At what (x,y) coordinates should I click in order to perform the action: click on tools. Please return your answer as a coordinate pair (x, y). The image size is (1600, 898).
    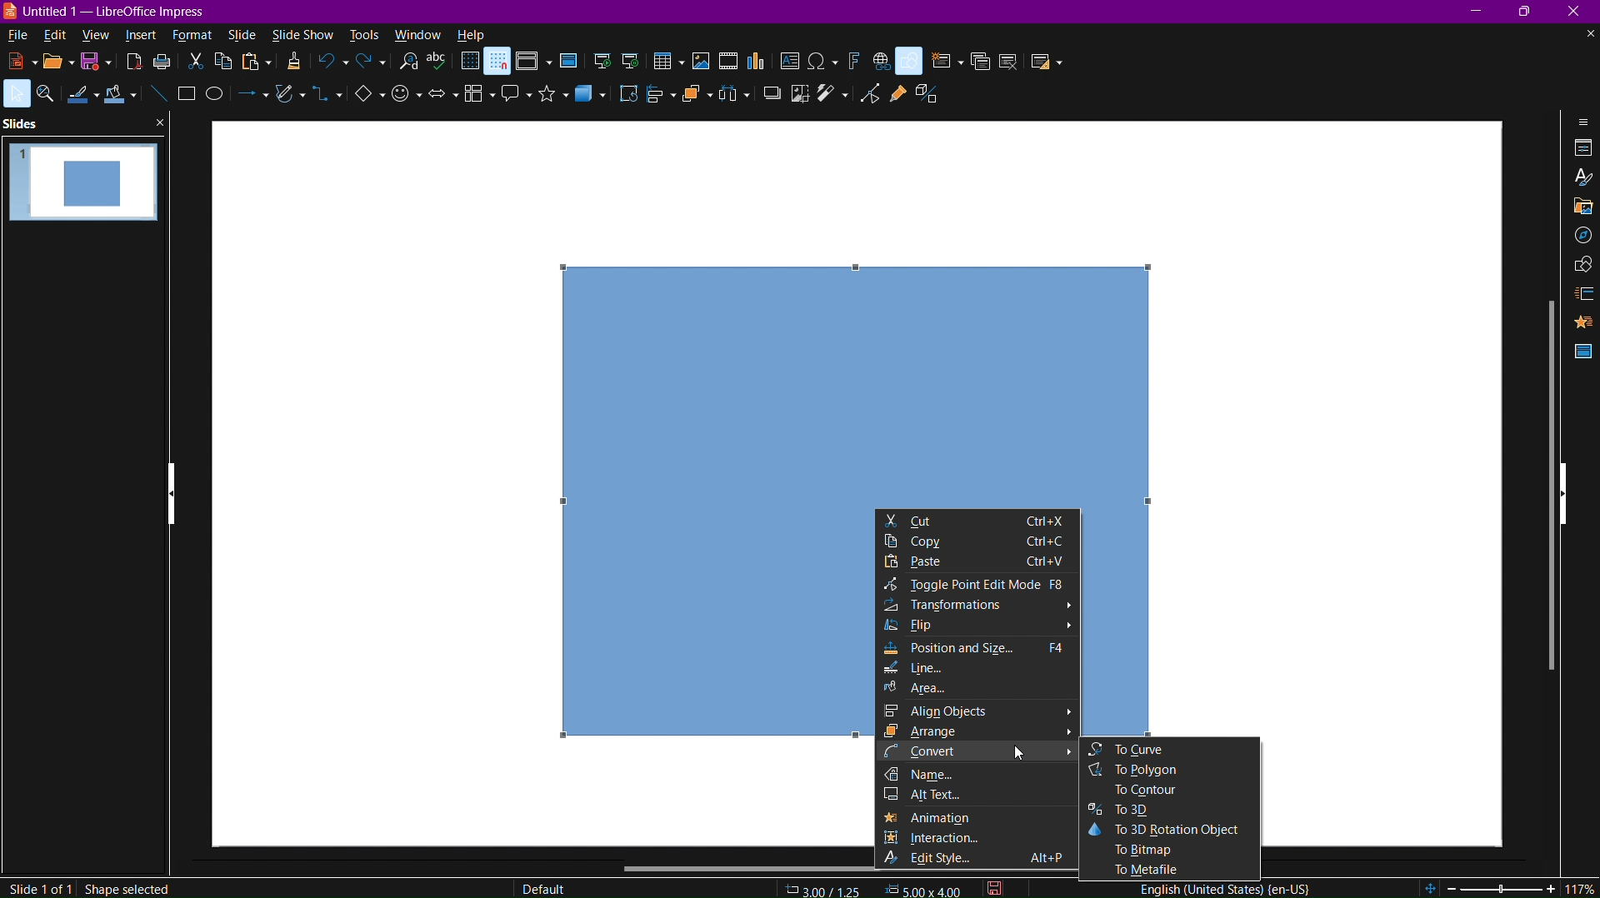
    Looking at the image, I should click on (362, 34).